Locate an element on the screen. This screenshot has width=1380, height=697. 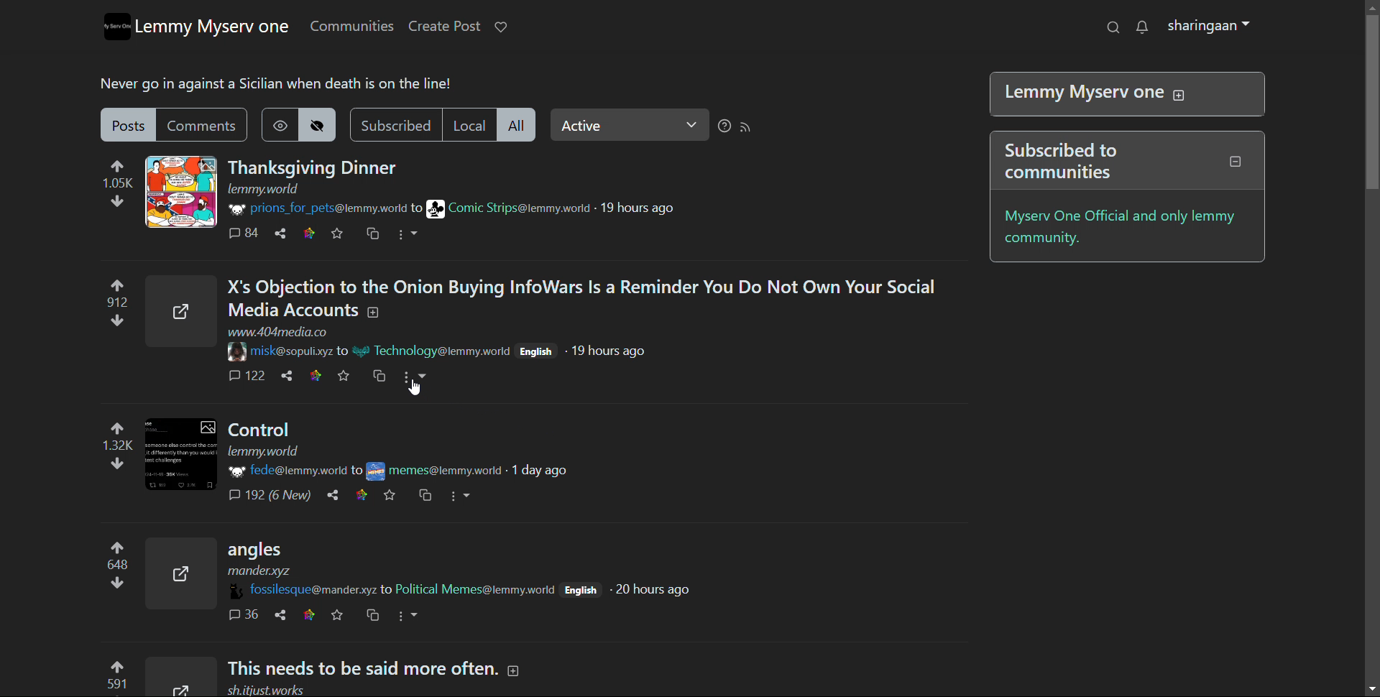
comments is located at coordinates (239, 378).